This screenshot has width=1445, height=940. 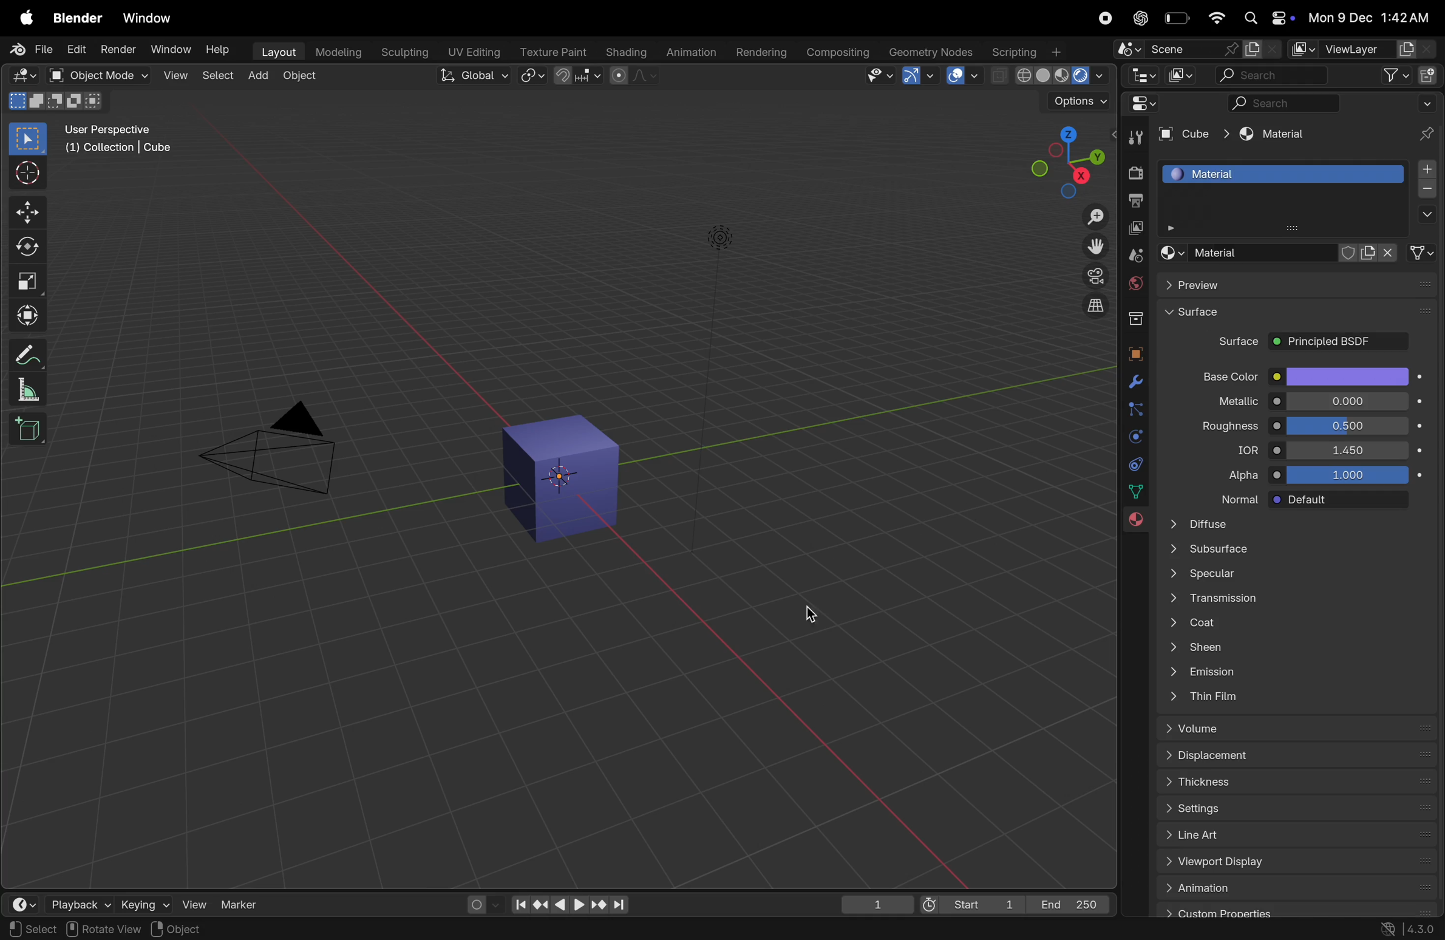 I want to click on displace meny, so click(x=1298, y=757).